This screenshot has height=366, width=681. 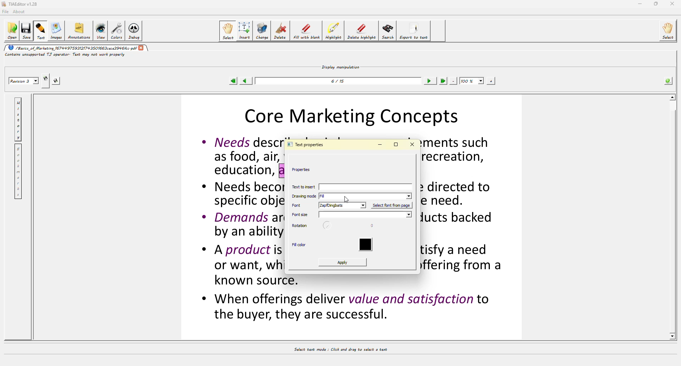 I want to click on properties, so click(x=304, y=170).